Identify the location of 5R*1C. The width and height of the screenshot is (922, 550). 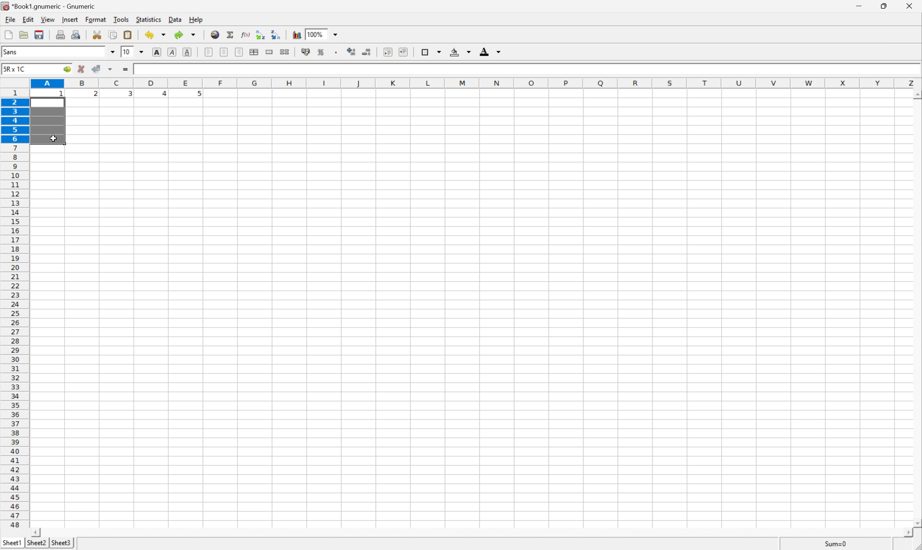
(16, 69).